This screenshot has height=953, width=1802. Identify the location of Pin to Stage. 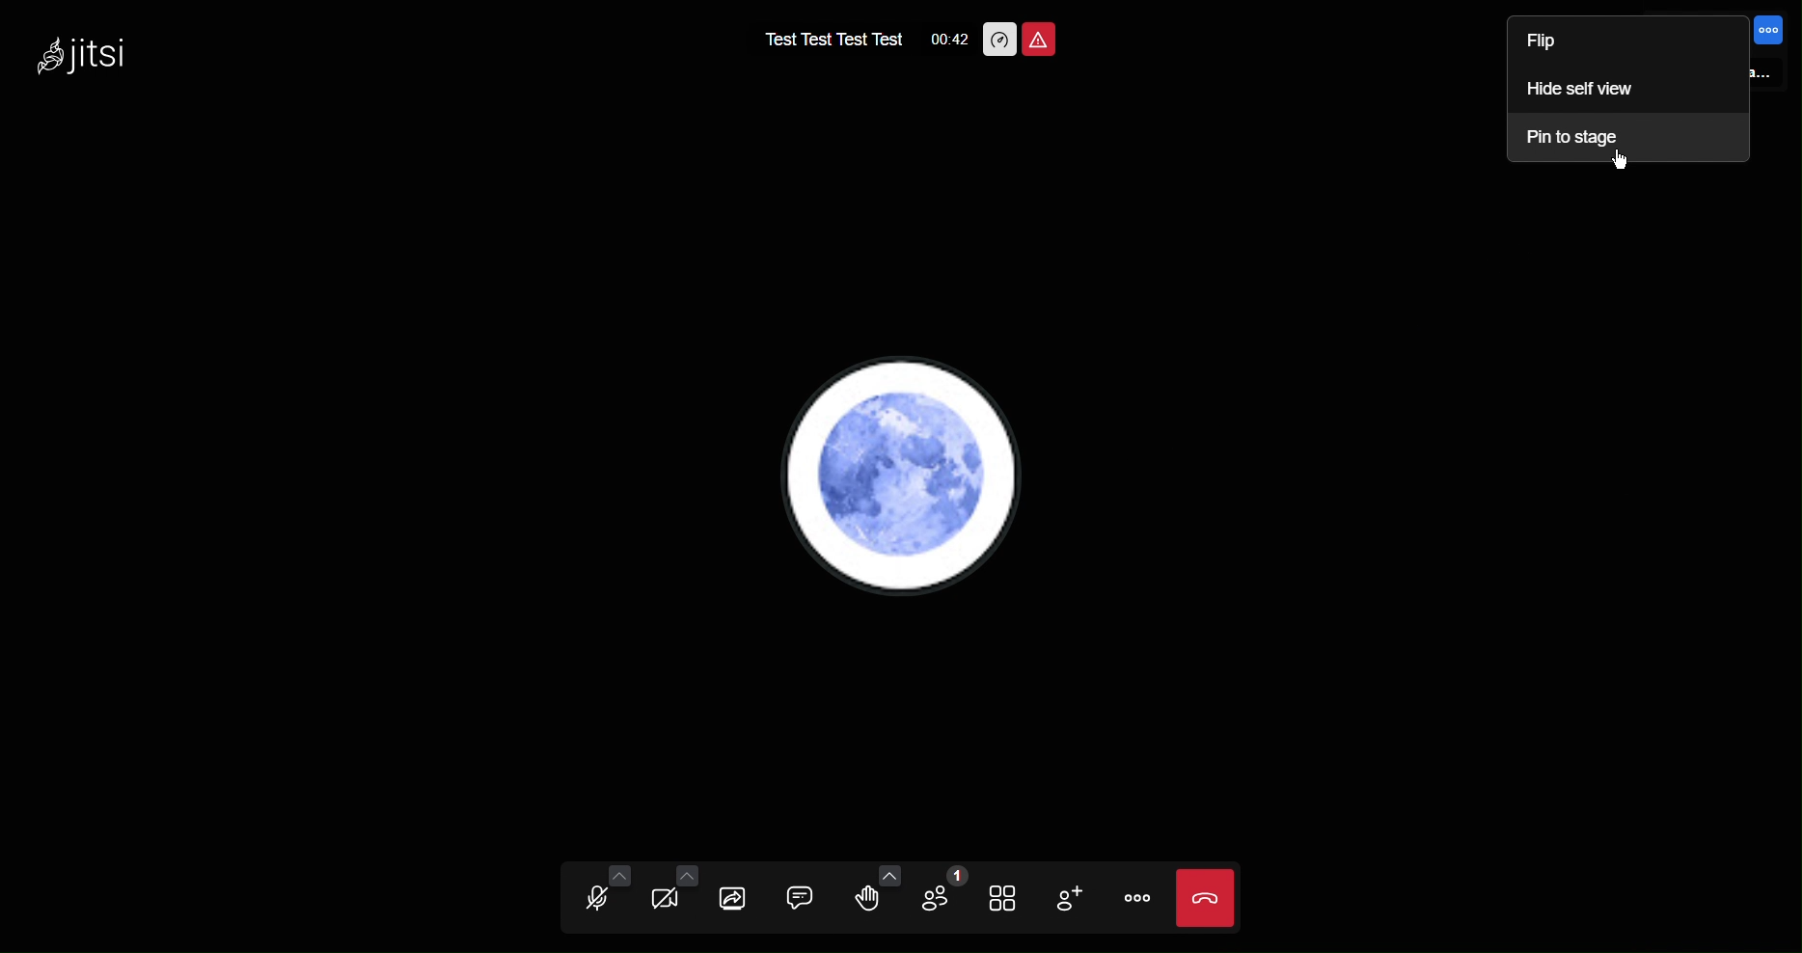
(1581, 138).